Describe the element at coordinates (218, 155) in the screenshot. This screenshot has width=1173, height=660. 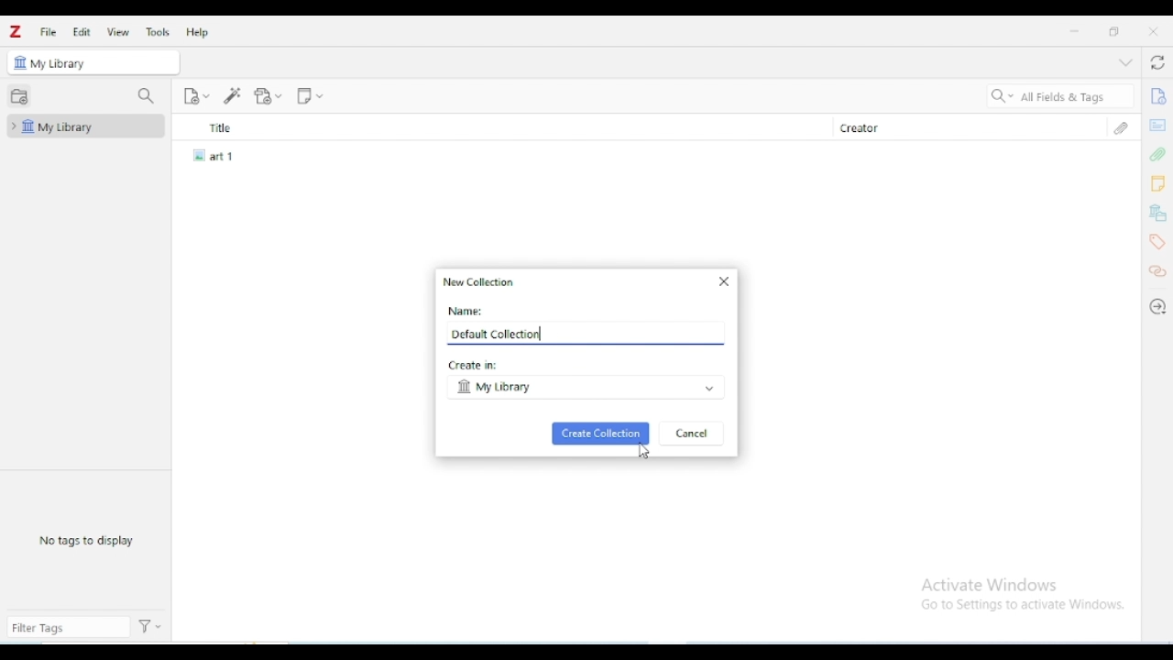
I see `art 1` at that location.